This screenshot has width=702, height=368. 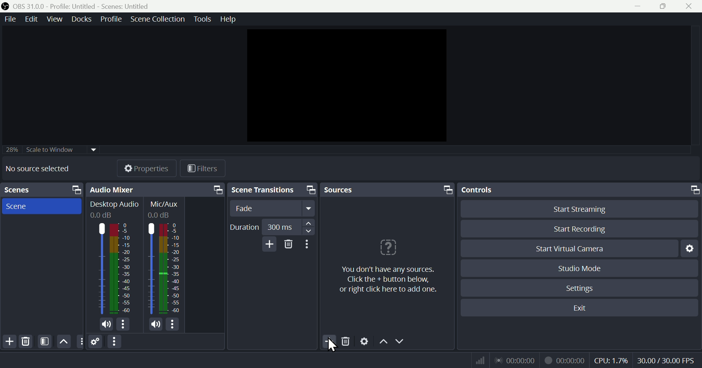 What do you see at coordinates (9, 342) in the screenshot?
I see `Add` at bounding box center [9, 342].